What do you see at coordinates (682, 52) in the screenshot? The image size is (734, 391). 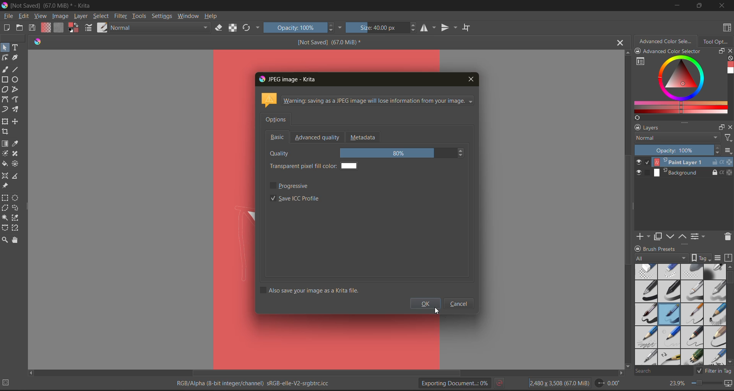 I see `Advanced color selector` at bounding box center [682, 52].